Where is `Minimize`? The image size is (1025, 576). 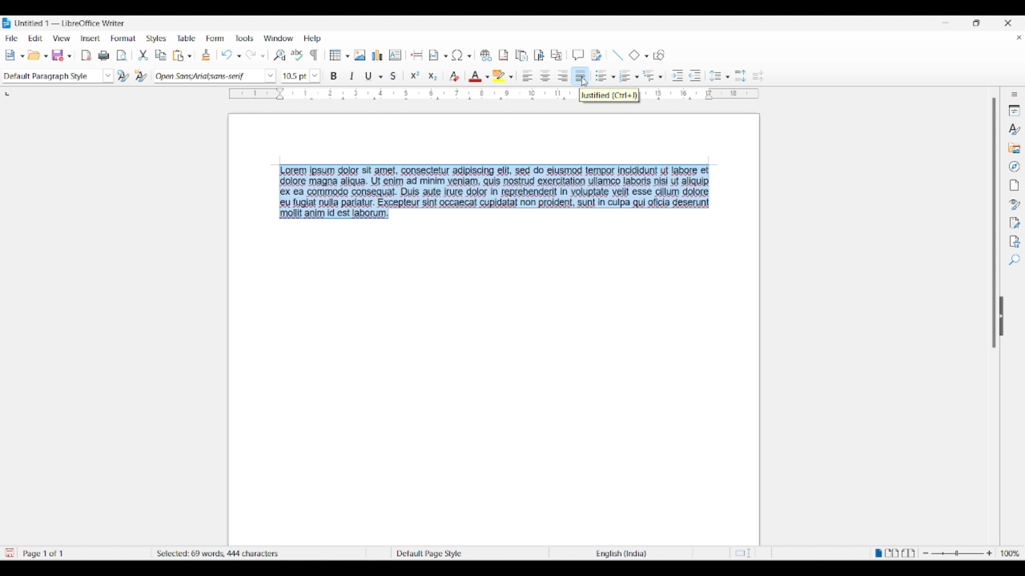 Minimize is located at coordinates (945, 23).